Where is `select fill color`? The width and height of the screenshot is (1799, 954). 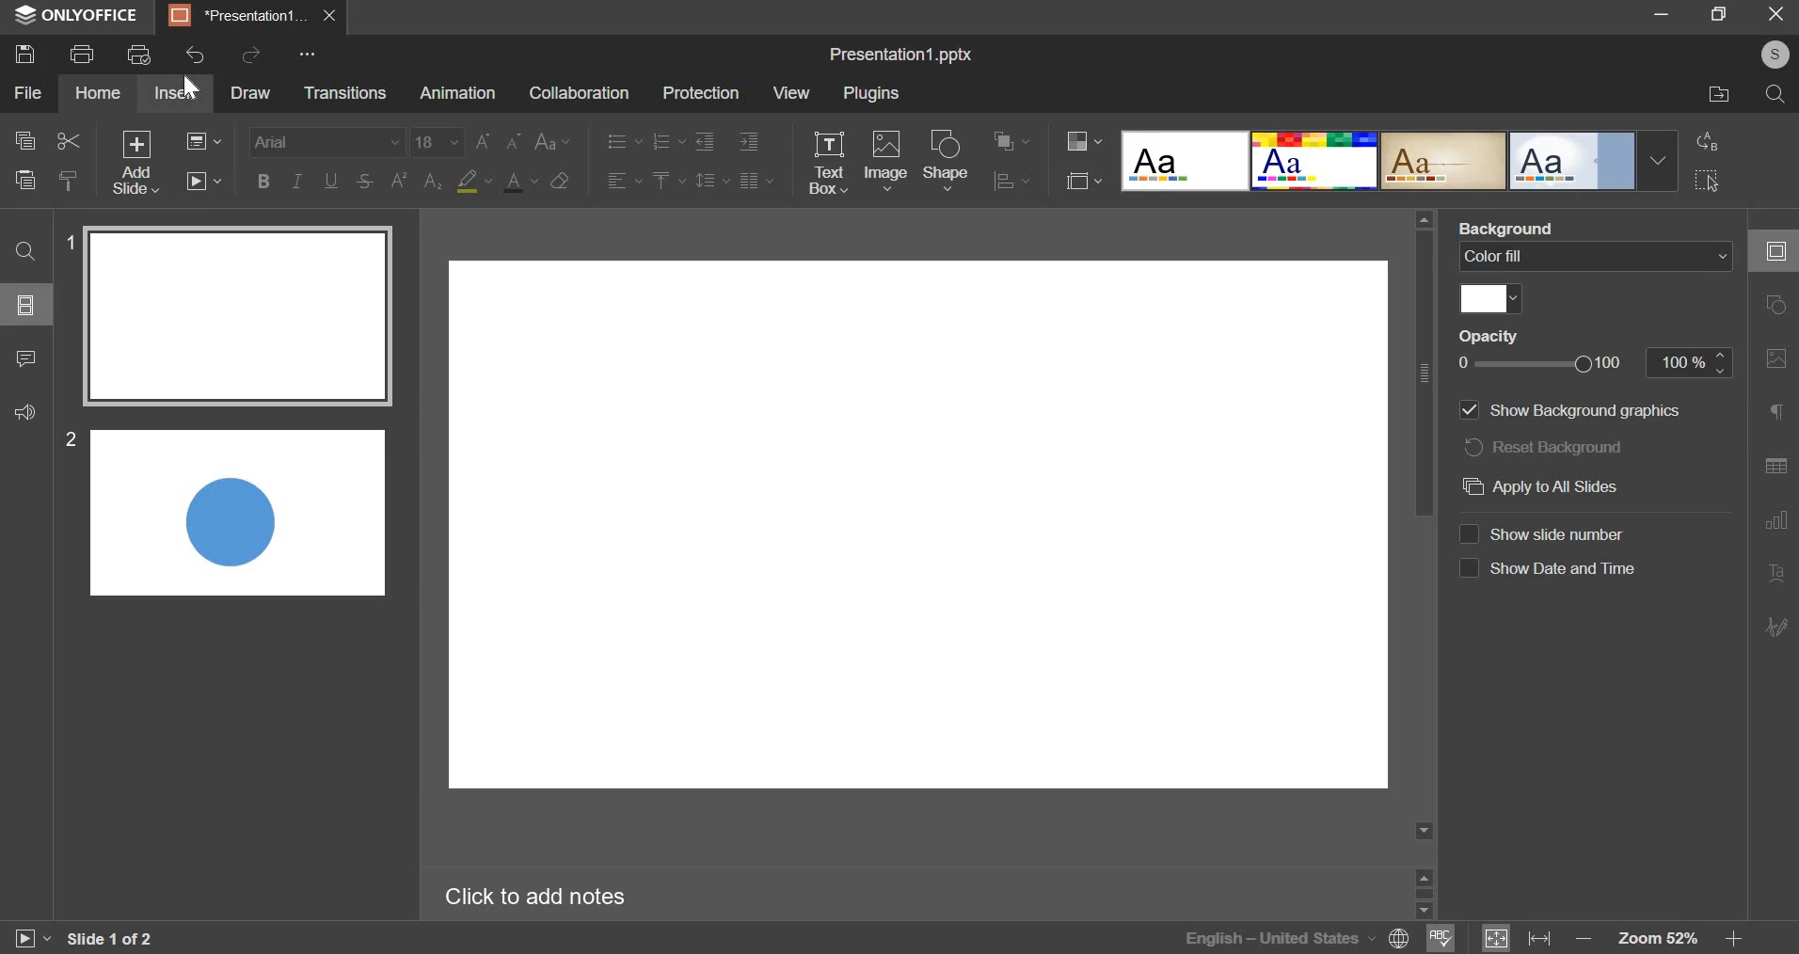
select fill color is located at coordinates (1492, 298).